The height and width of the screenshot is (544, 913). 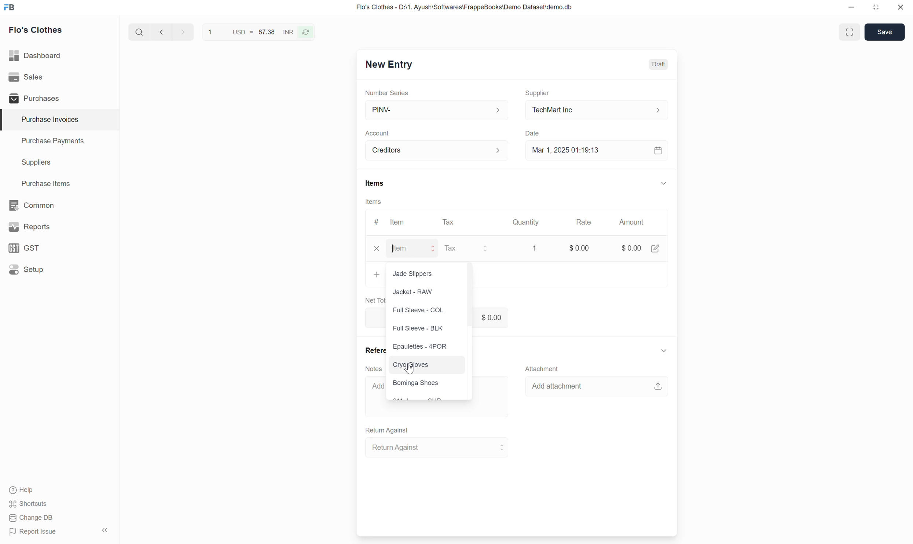 I want to click on minimize, so click(x=852, y=9).